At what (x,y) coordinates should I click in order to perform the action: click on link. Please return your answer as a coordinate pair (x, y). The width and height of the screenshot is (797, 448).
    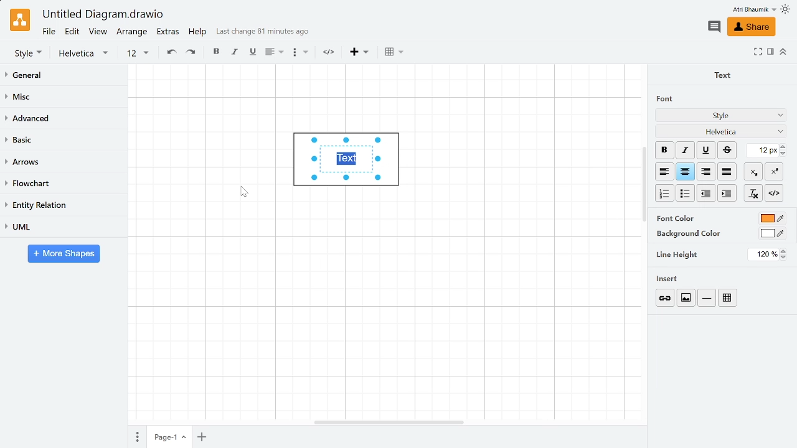
    Looking at the image, I should click on (331, 53).